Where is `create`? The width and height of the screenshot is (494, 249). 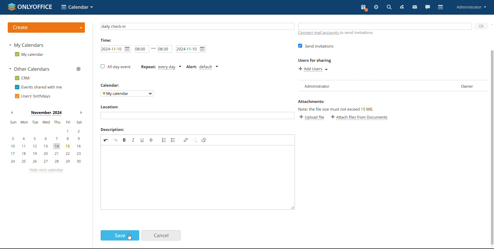
create is located at coordinates (46, 28).